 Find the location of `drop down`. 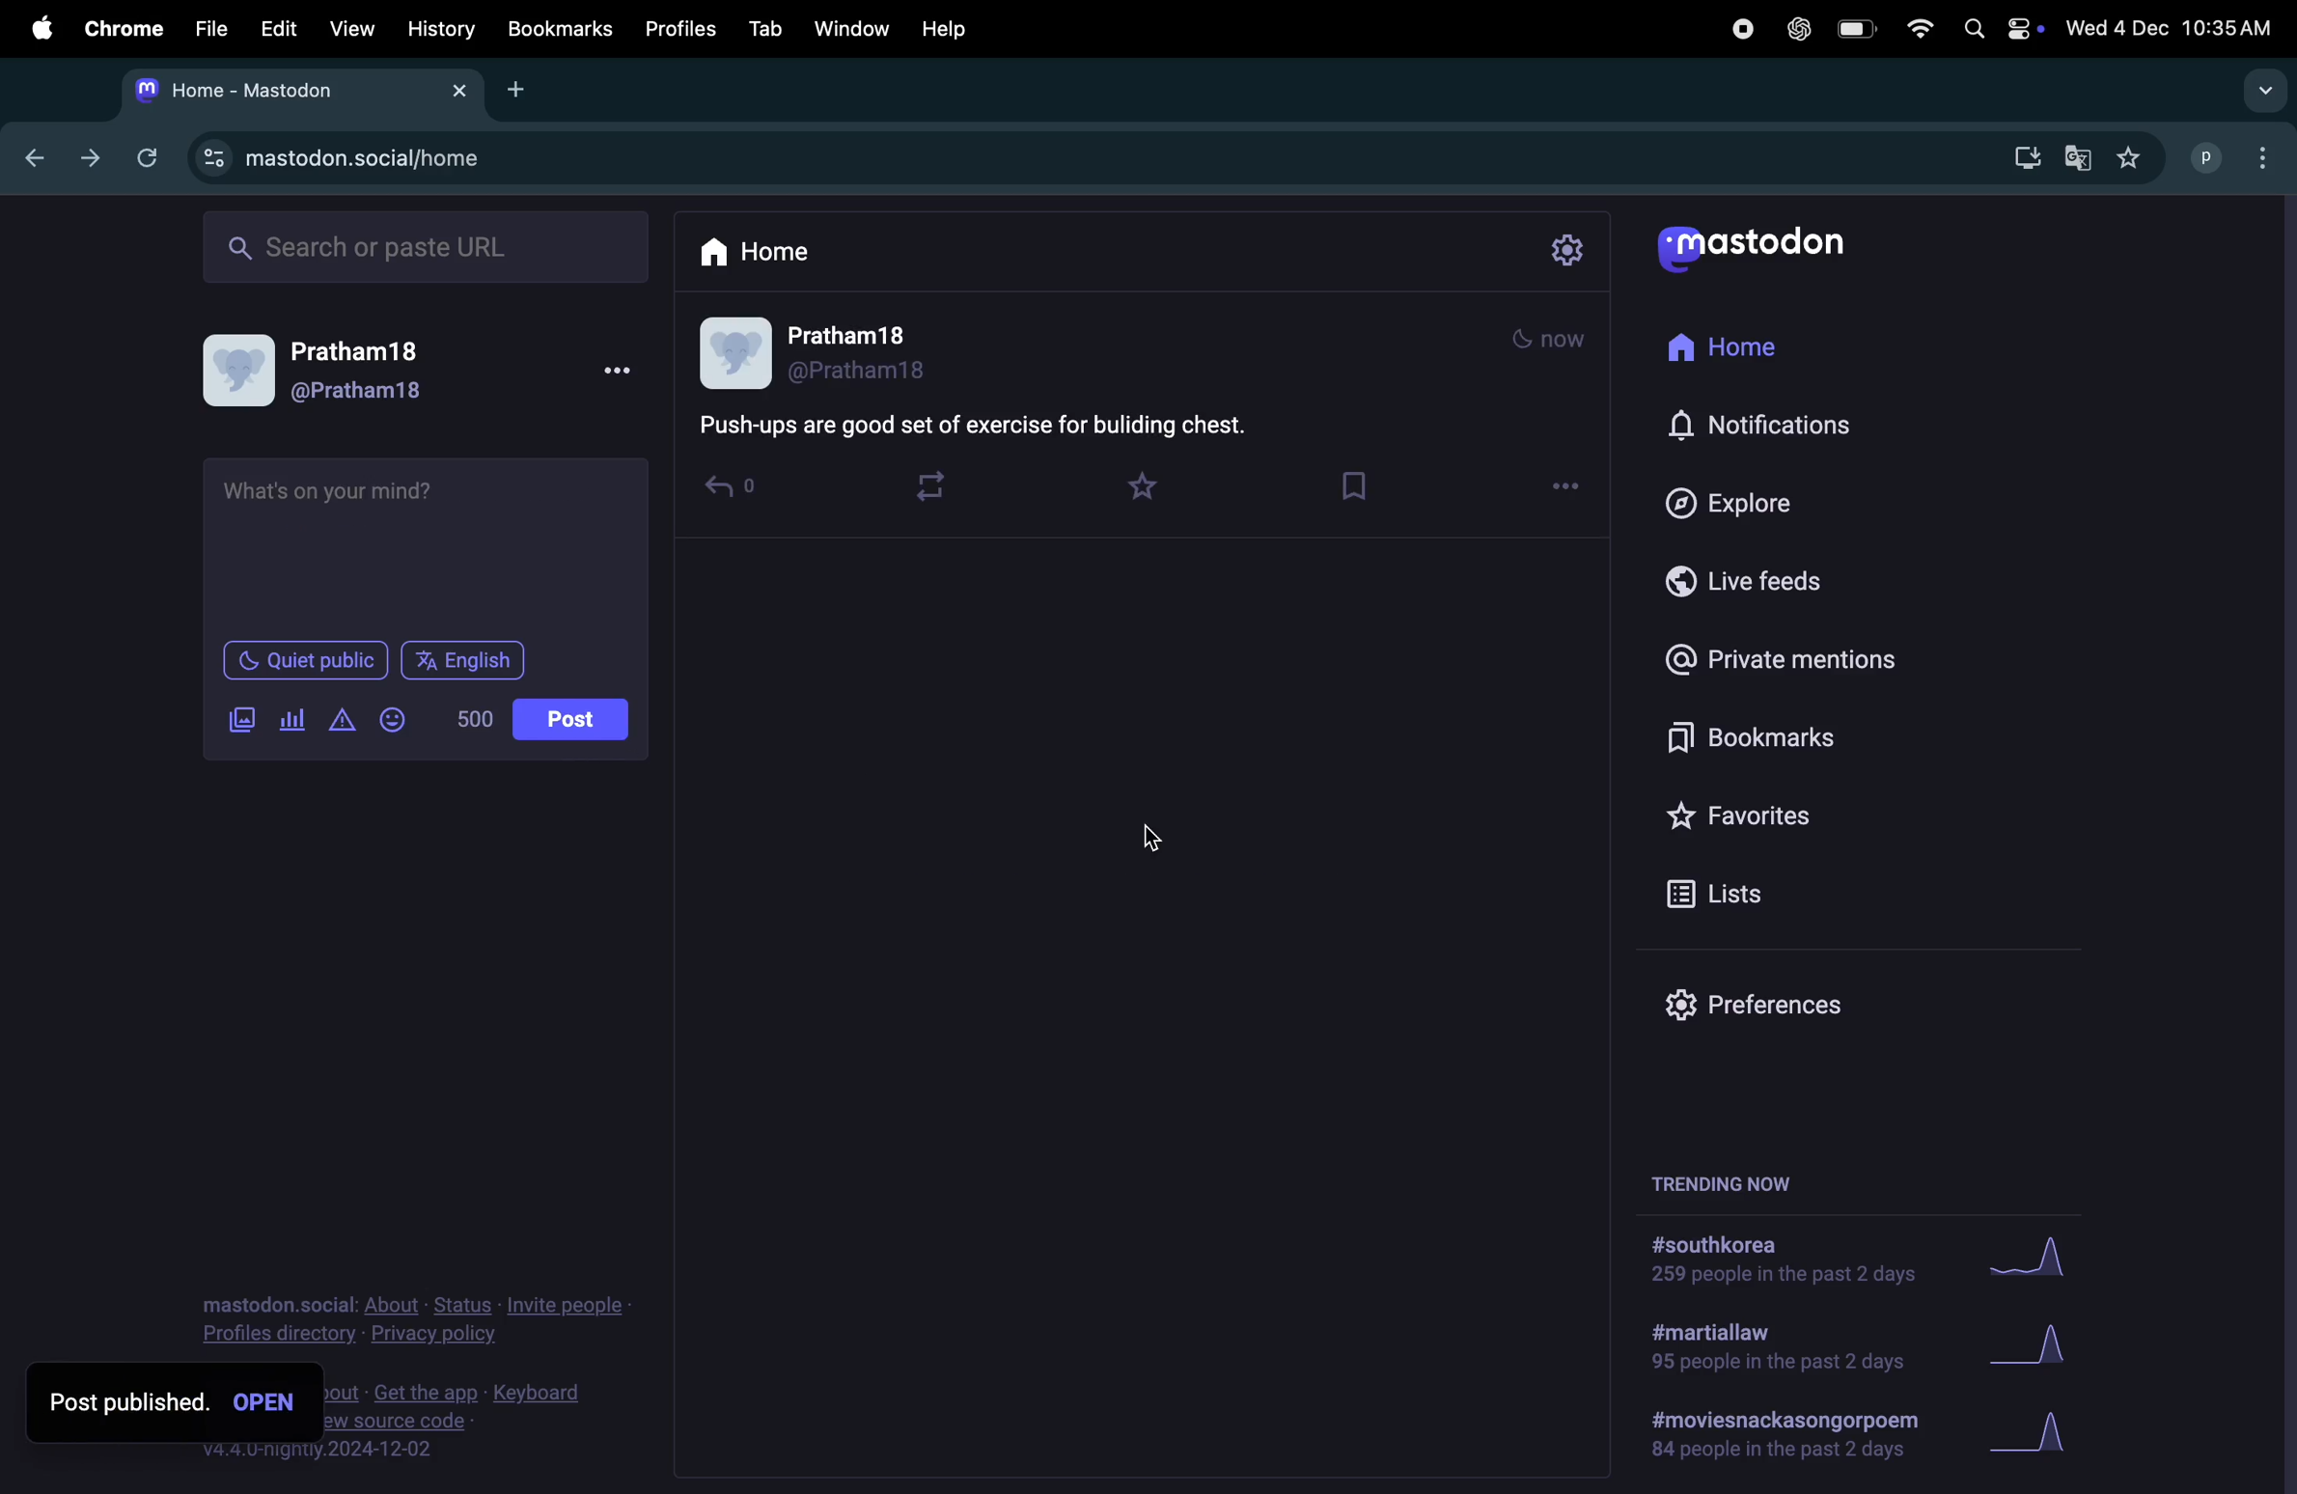

drop down is located at coordinates (2266, 92).